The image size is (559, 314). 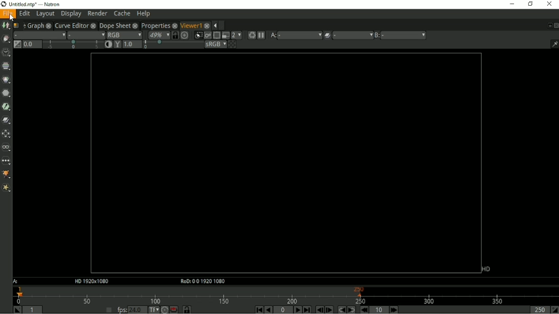 What do you see at coordinates (232, 44) in the screenshot?
I see `Checkerboard` at bounding box center [232, 44].